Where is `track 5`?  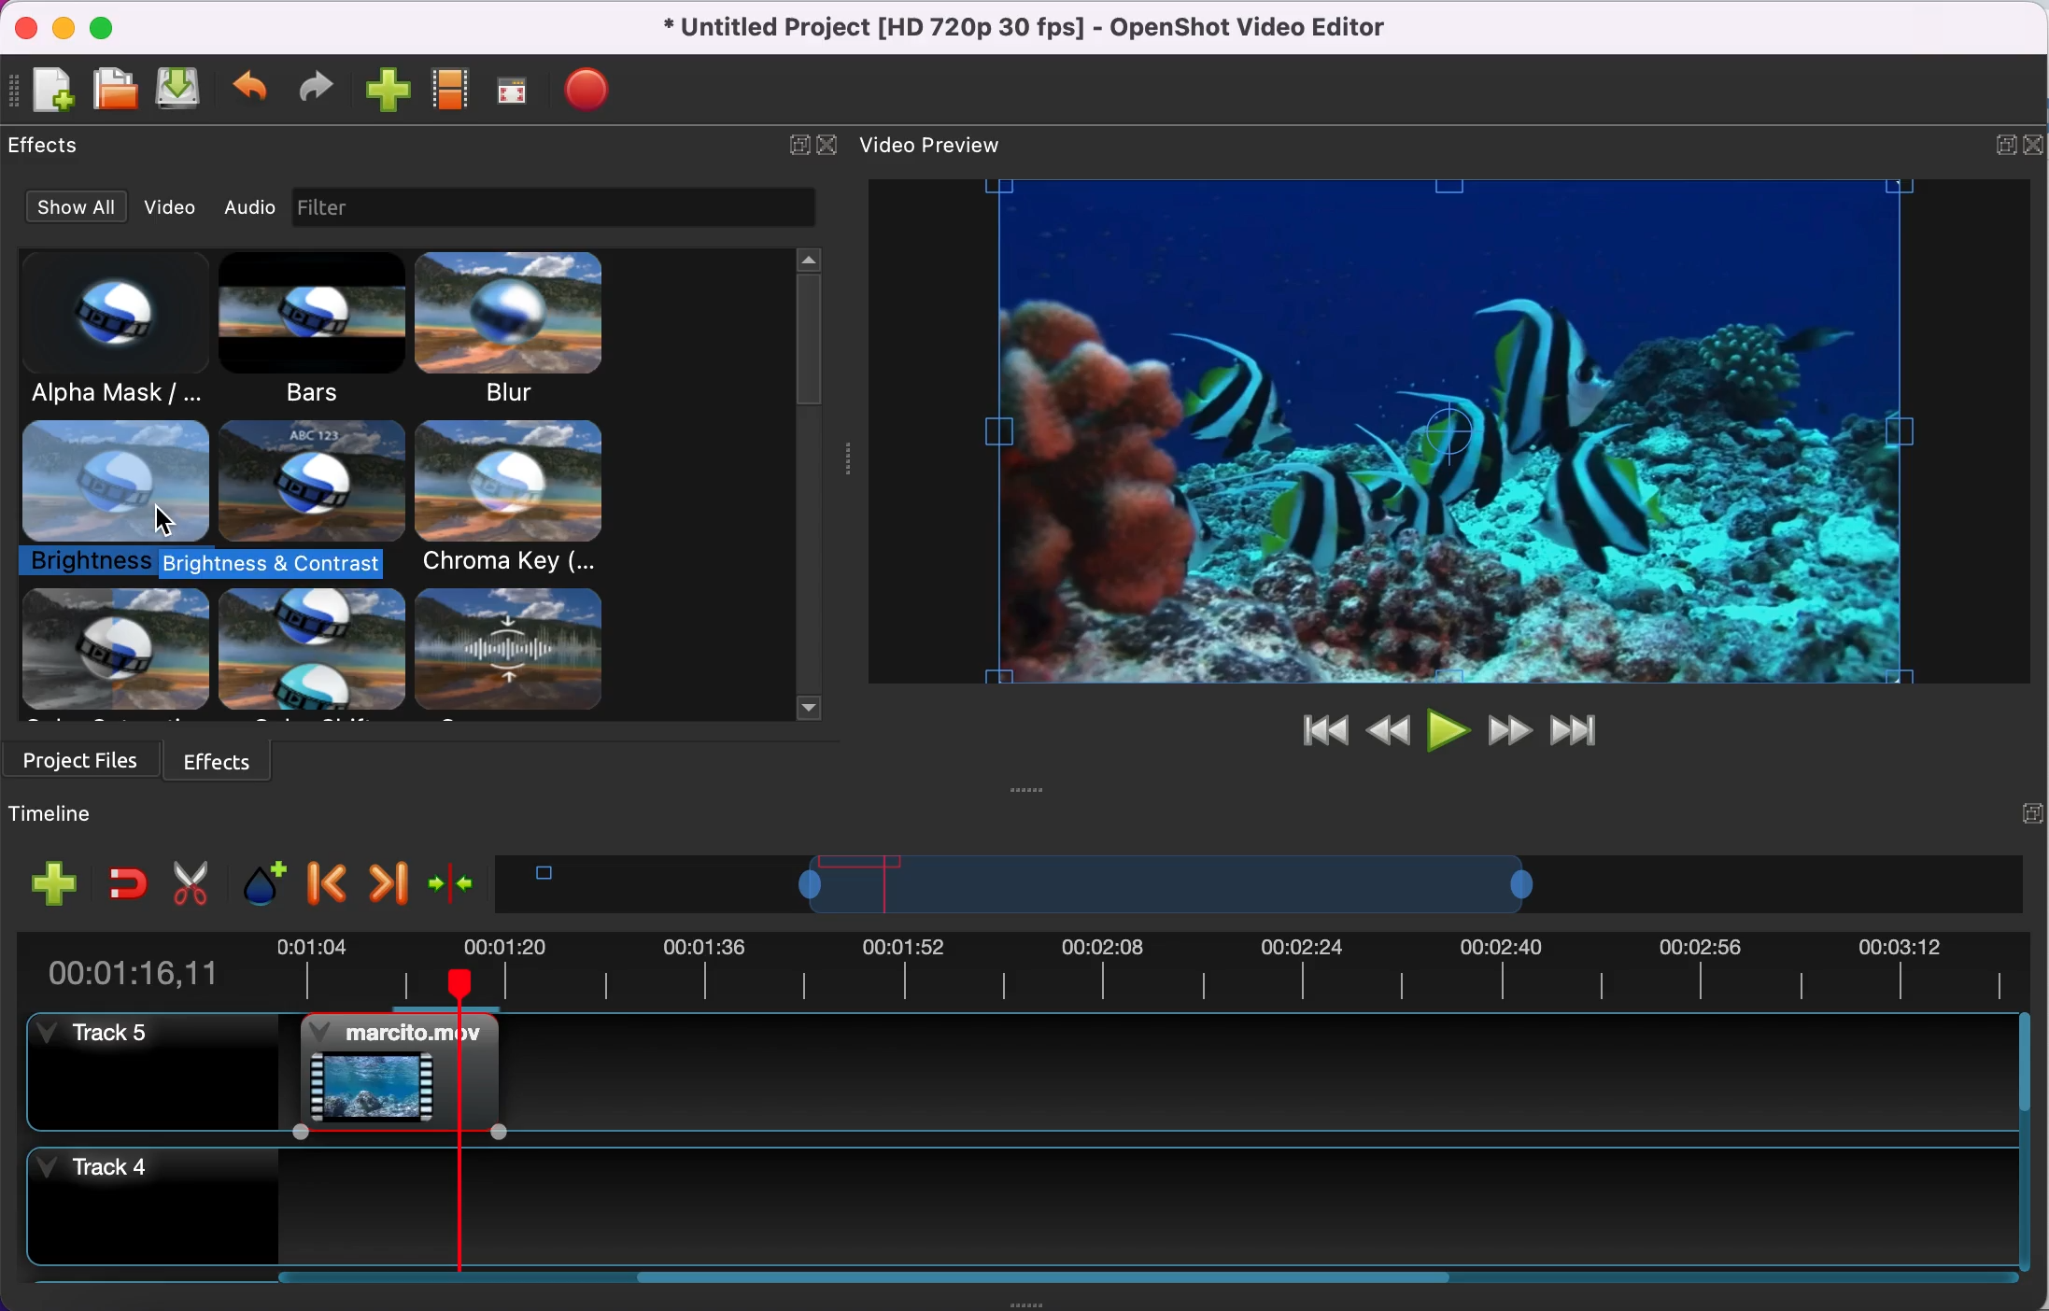 track 5 is located at coordinates (1259, 1071).